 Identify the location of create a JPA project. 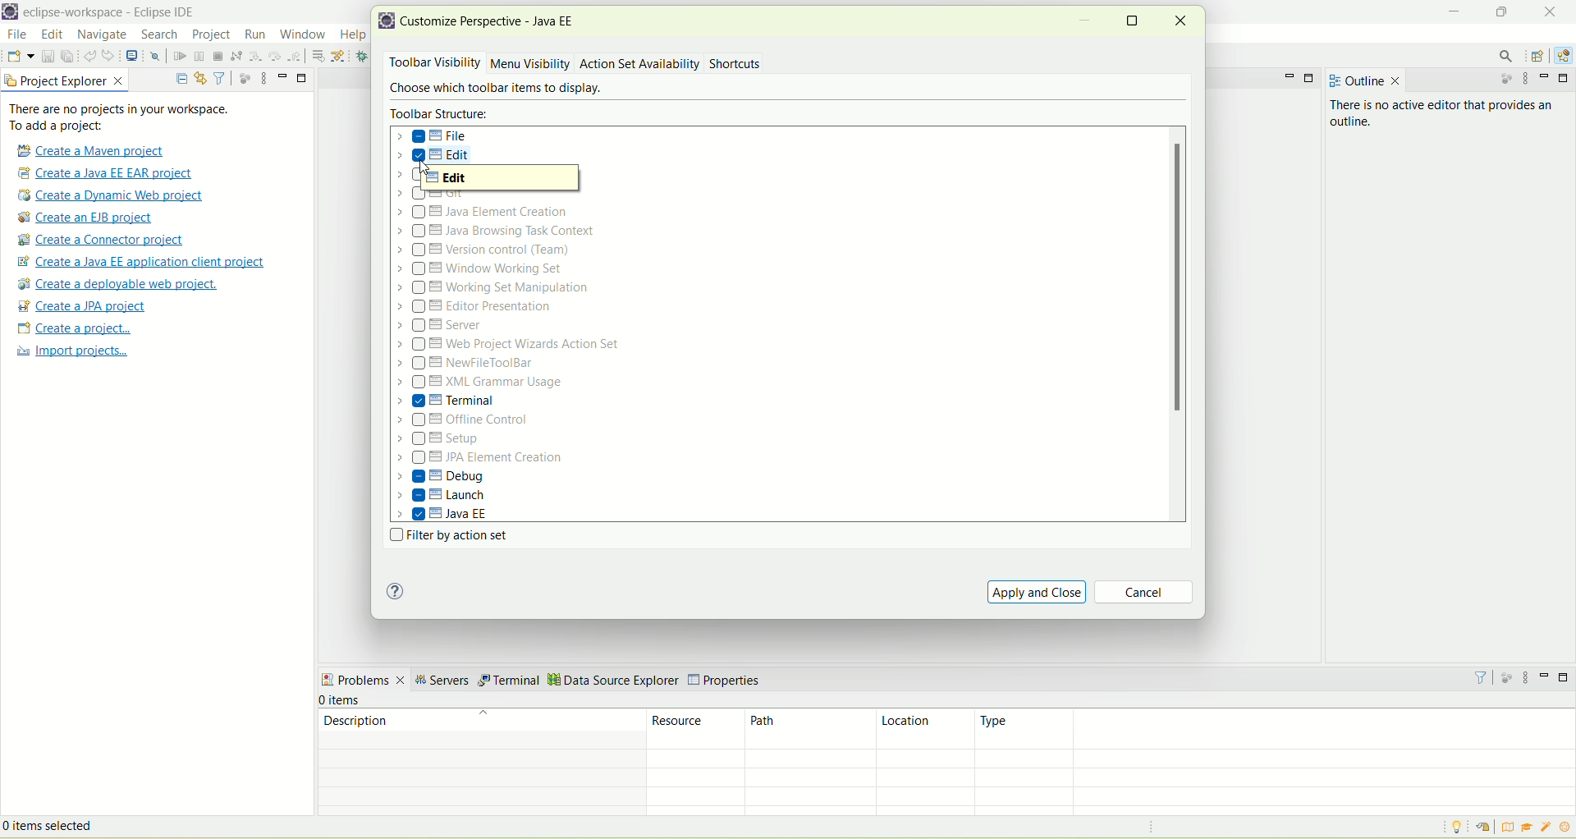
(83, 306).